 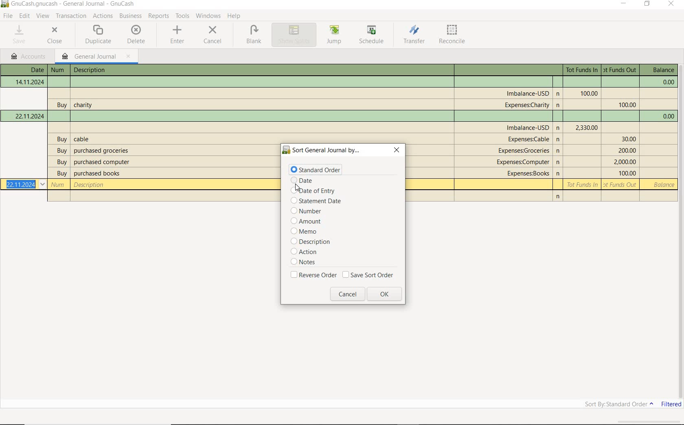 What do you see at coordinates (44, 16) in the screenshot?
I see `VIEW` at bounding box center [44, 16].